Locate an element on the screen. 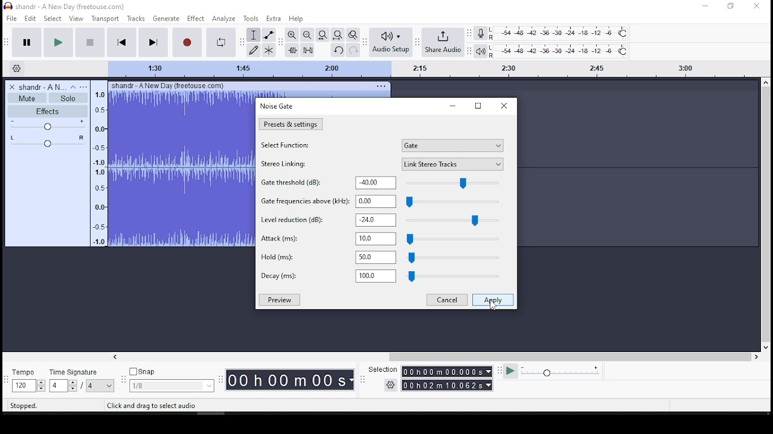 Image resolution: width=773 pixels, height=434 pixels. attack is located at coordinates (385, 239).